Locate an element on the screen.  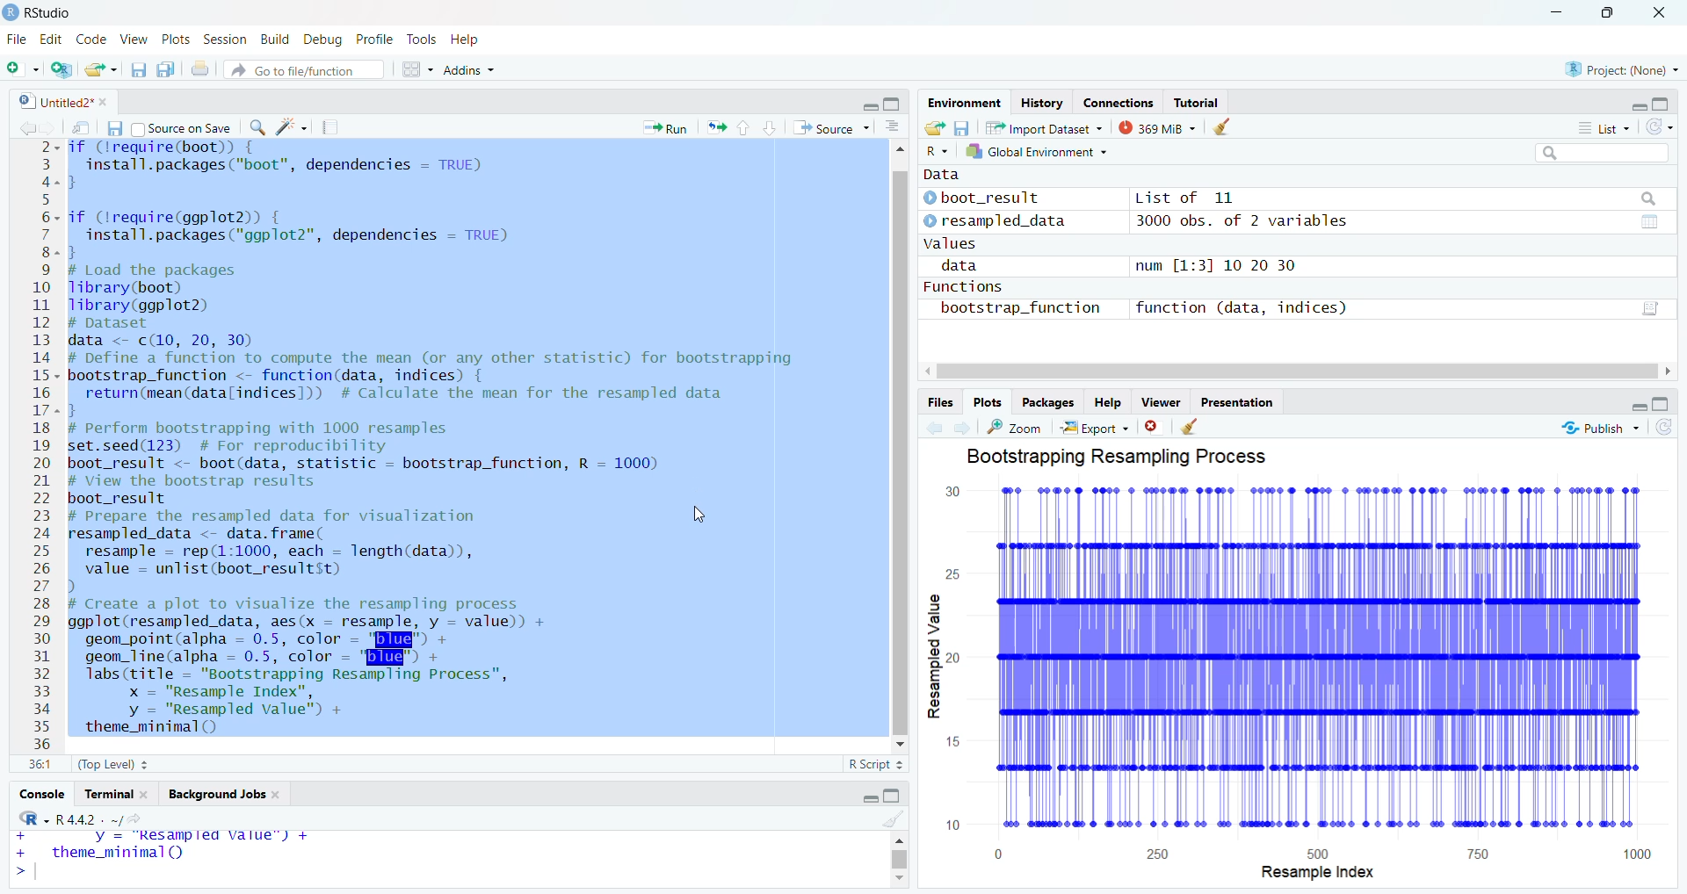
hide r script is located at coordinates (872, 797).